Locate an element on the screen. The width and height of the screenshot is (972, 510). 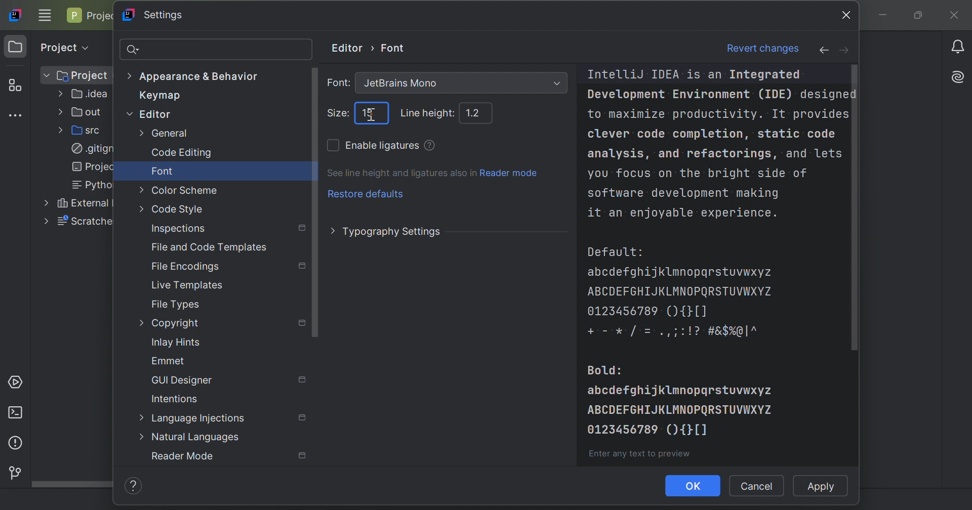
Apply is located at coordinates (824, 487).